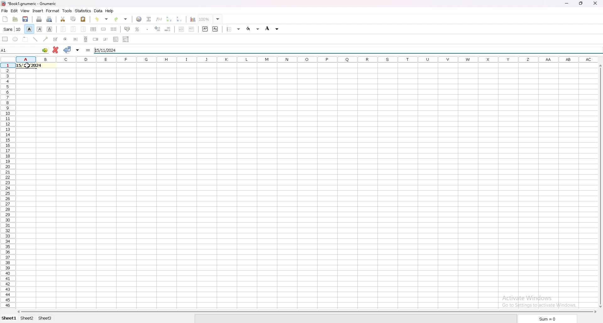 The height and width of the screenshot is (323, 603). Describe the element at coordinates (63, 29) in the screenshot. I see `align left` at that location.